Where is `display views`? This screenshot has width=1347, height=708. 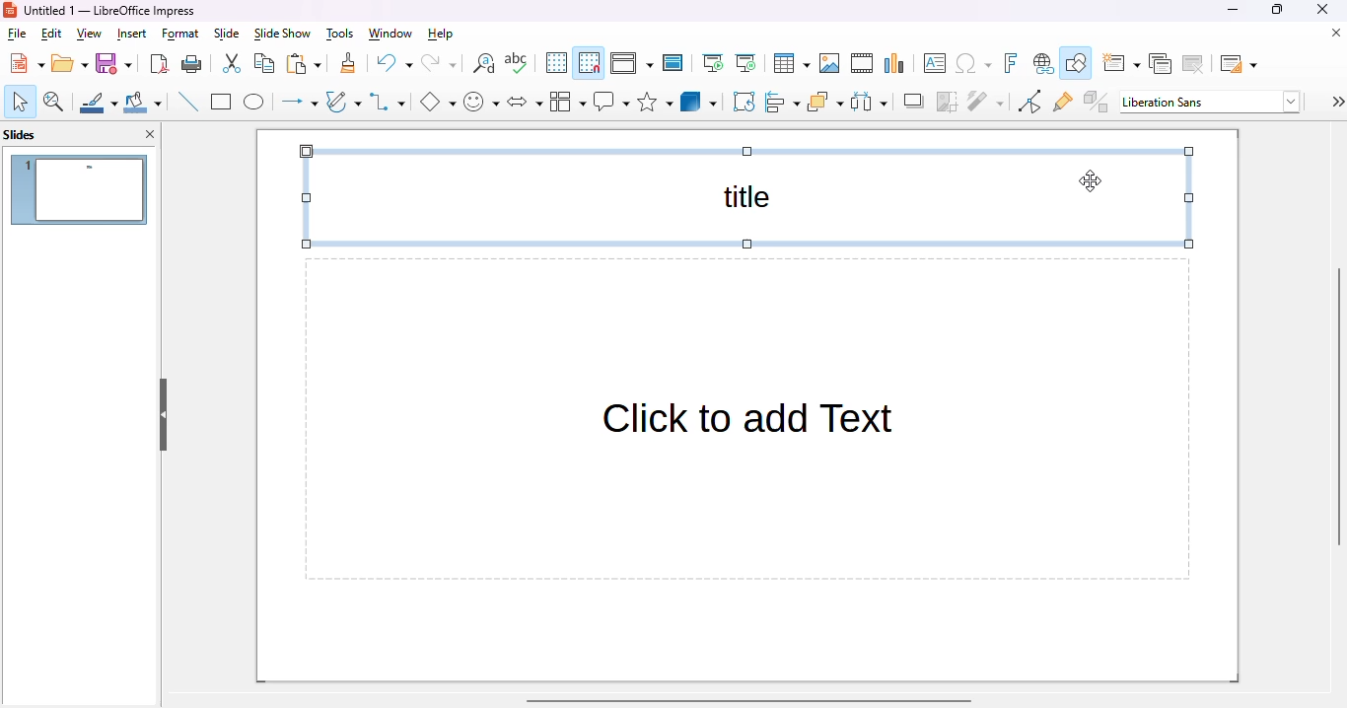
display views is located at coordinates (632, 63).